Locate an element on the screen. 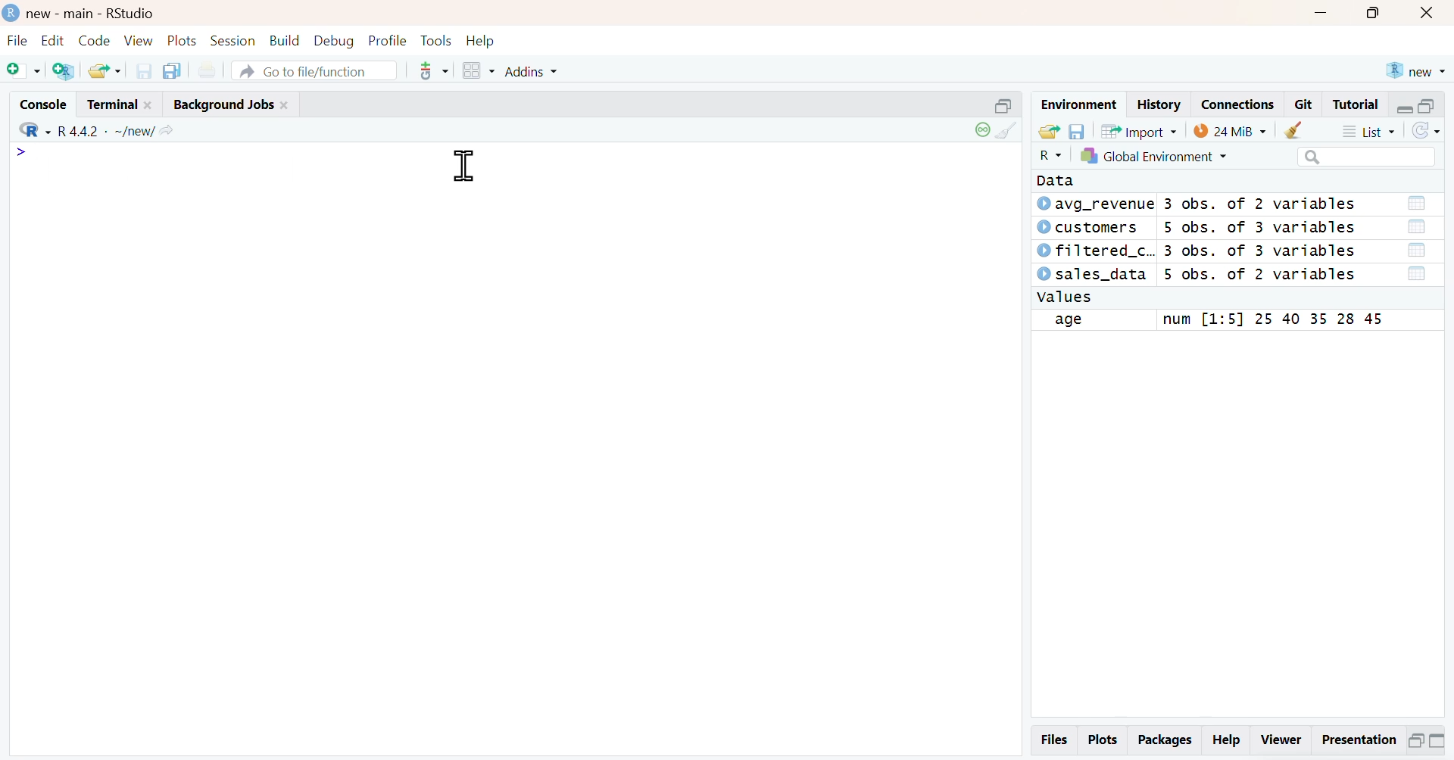 This screenshot has height=760, width=1454. Tutorial is located at coordinates (1354, 104).